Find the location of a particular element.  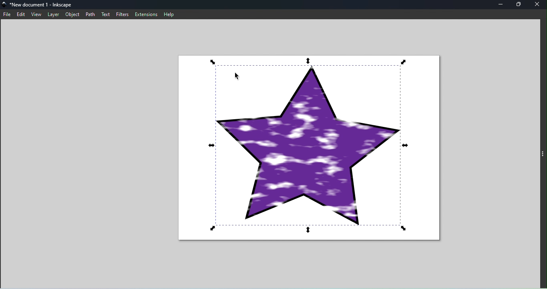

minimize is located at coordinates (501, 5).